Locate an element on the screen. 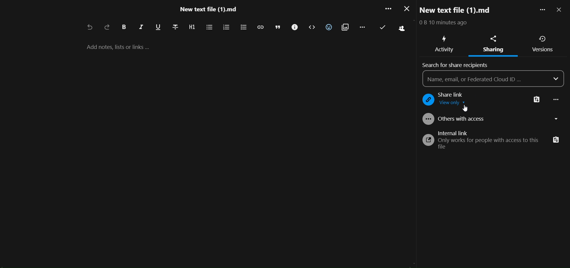 This screenshot has height=268, width=570. close is located at coordinates (405, 9).